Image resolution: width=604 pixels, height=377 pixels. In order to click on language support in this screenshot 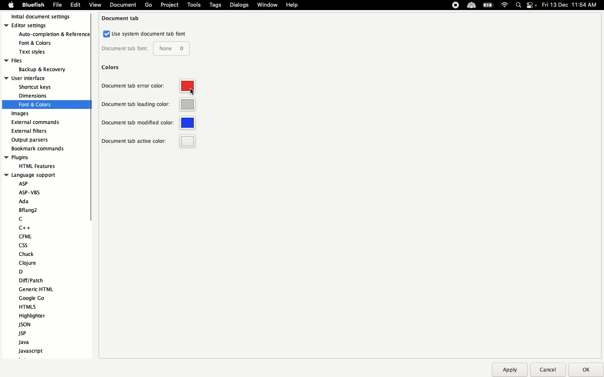, I will do `click(31, 175)`.